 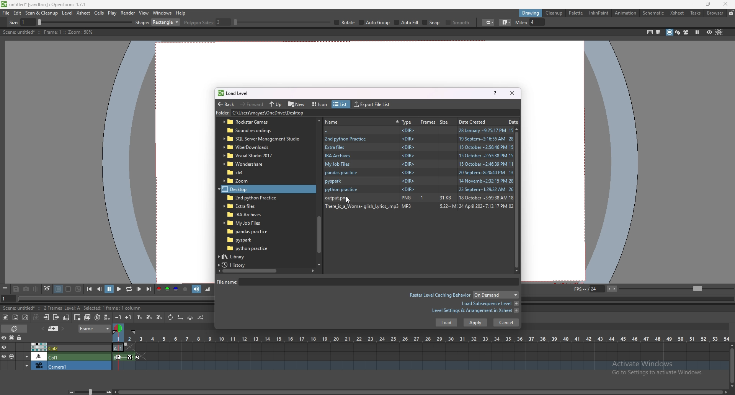 What do you see at coordinates (46, 317) in the screenshot?
I see `open x subsheet` at bounding box center [46, 317].